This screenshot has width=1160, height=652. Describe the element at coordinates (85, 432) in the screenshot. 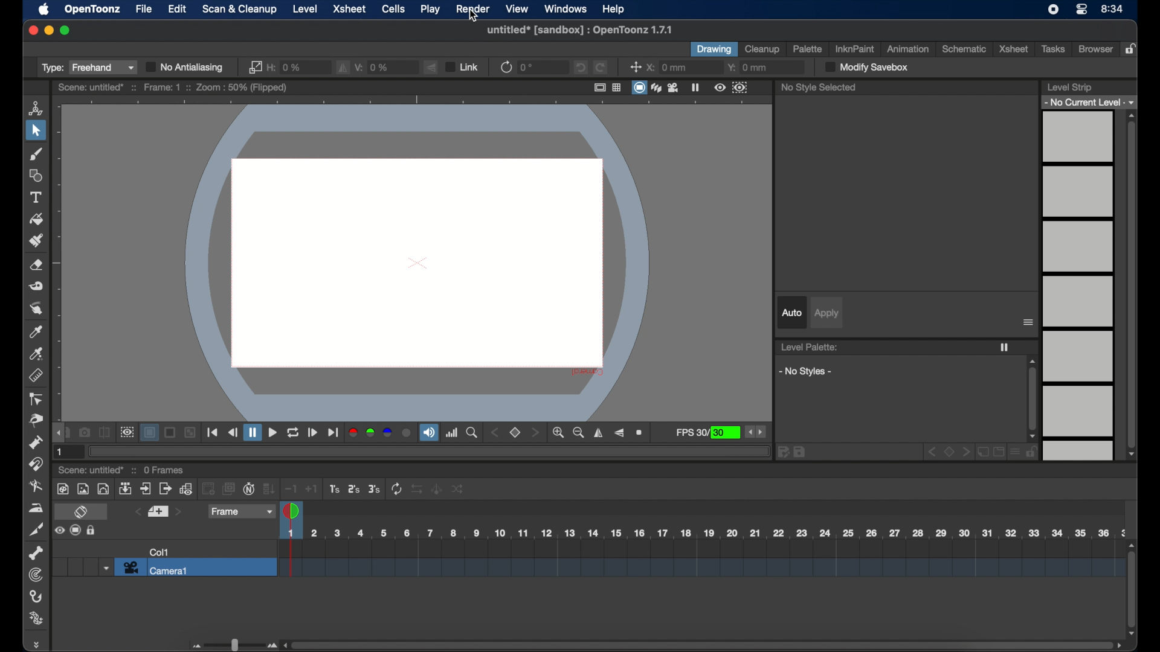

I see `snapshot` at that location.